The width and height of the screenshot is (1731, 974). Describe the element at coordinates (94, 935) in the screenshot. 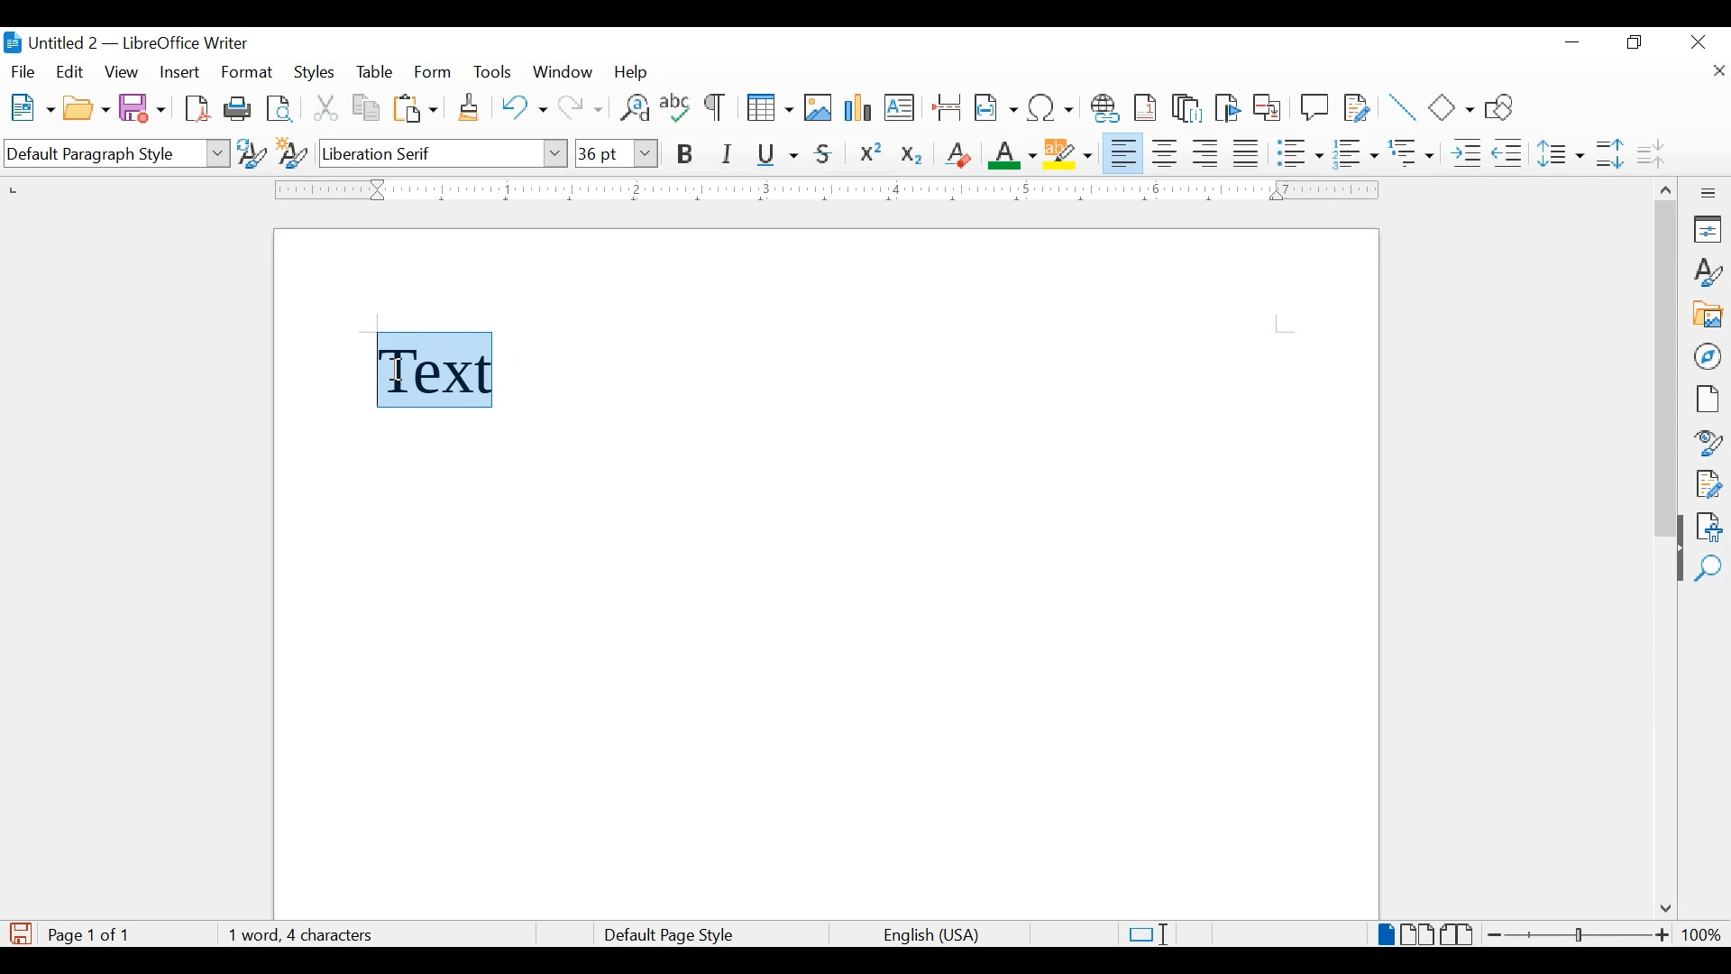

I see `page count` at that location.